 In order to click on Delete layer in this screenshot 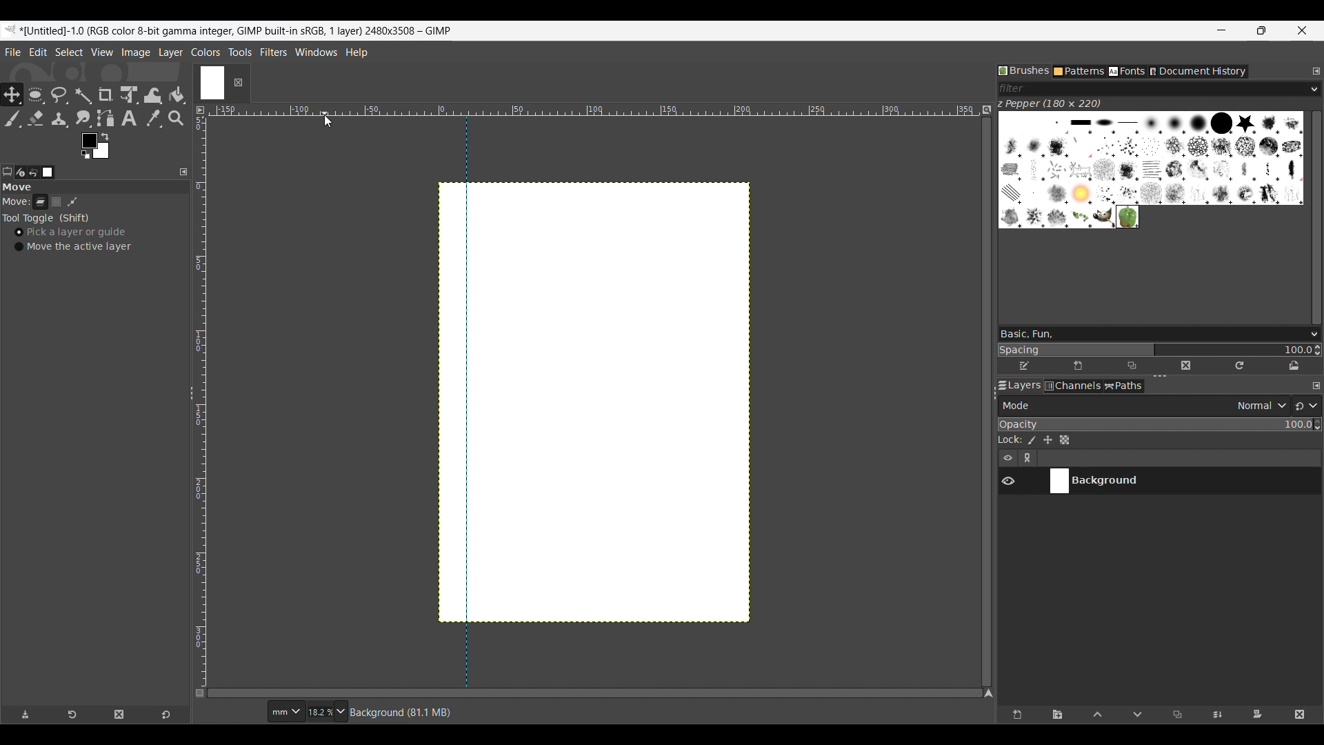, I will do `click(1299, 715)`.